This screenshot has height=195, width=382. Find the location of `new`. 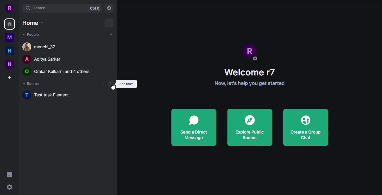

new is located at coordinates (10, 64).